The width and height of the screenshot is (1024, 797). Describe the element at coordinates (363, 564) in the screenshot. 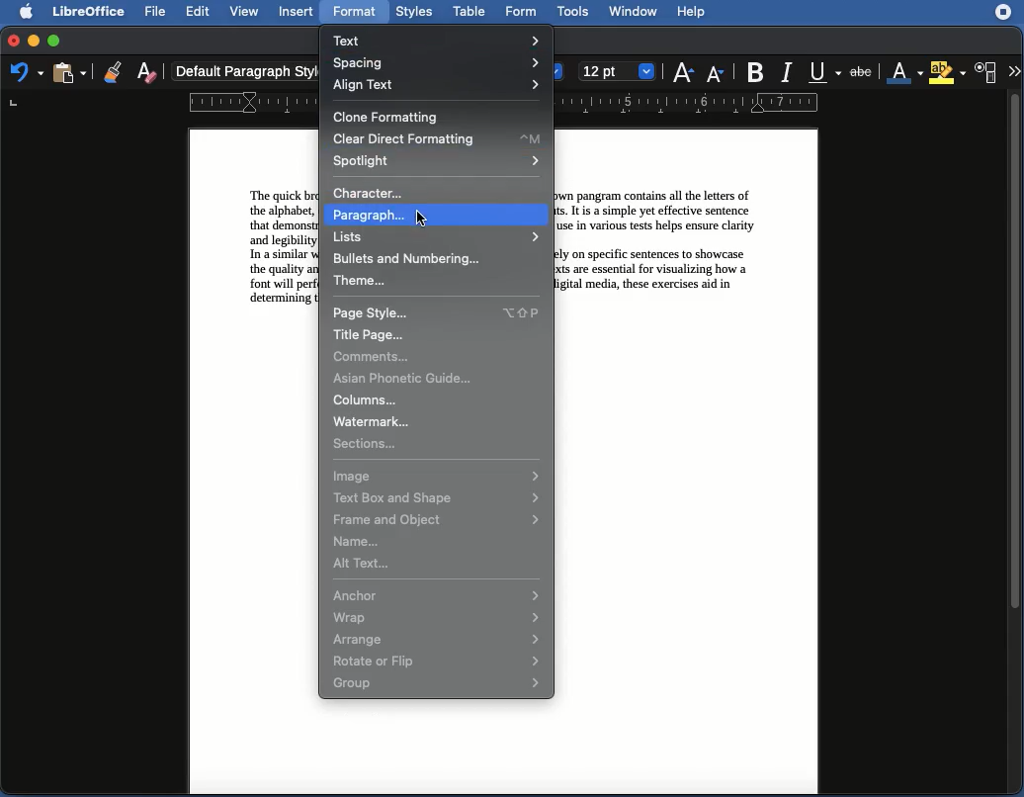

I see `Alt text` at that location.